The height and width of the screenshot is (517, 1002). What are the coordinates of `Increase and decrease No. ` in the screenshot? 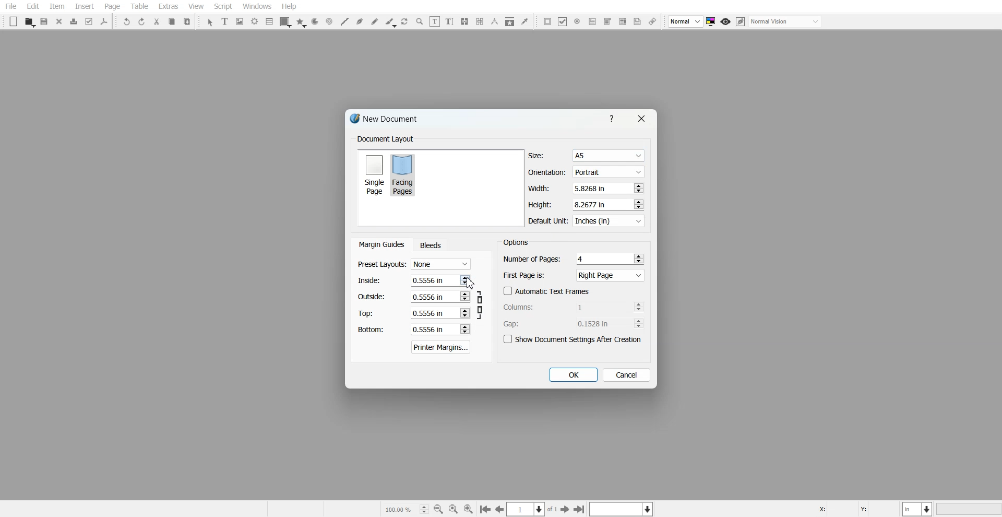 It's located at (639, 323).